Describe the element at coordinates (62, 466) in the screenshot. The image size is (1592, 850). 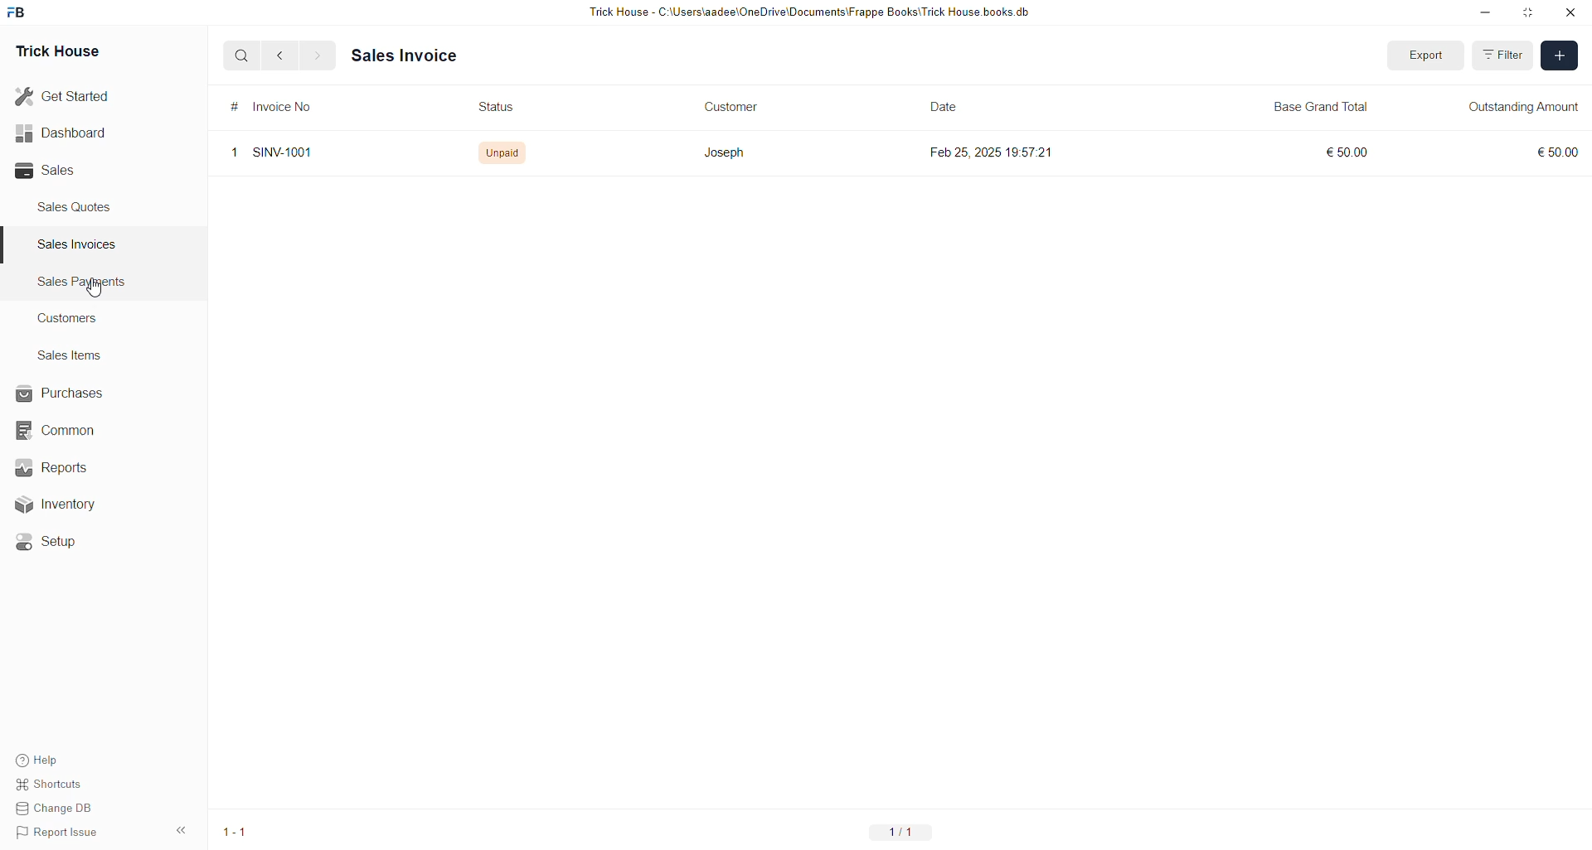
I see `Reports` at that location.